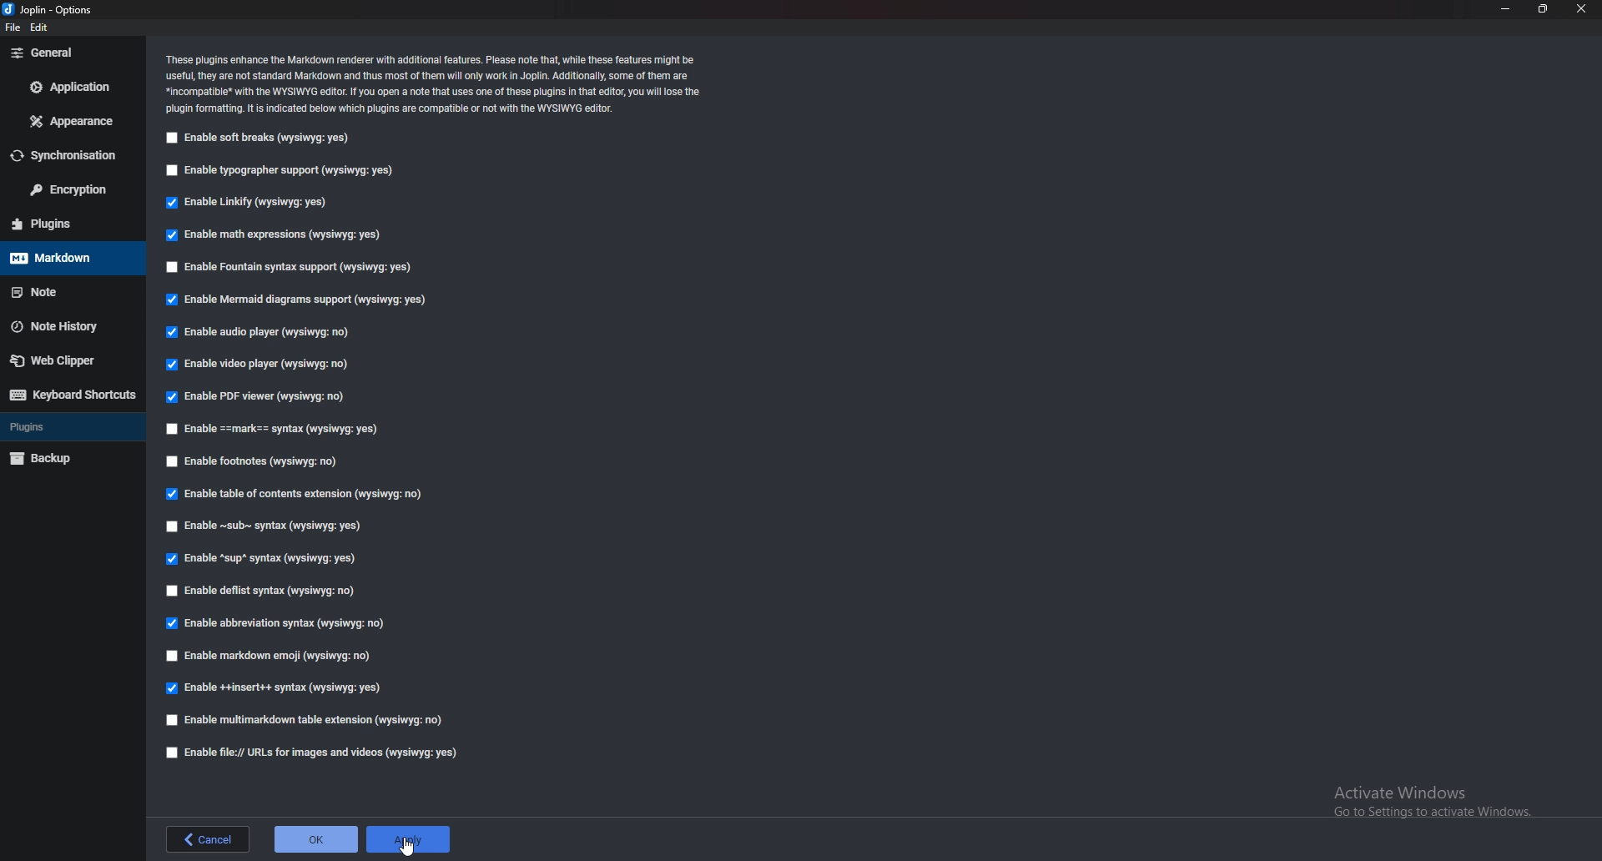  Describe the element at coordinates (407, 846) in the screenshot. I see `cursor` at that location.